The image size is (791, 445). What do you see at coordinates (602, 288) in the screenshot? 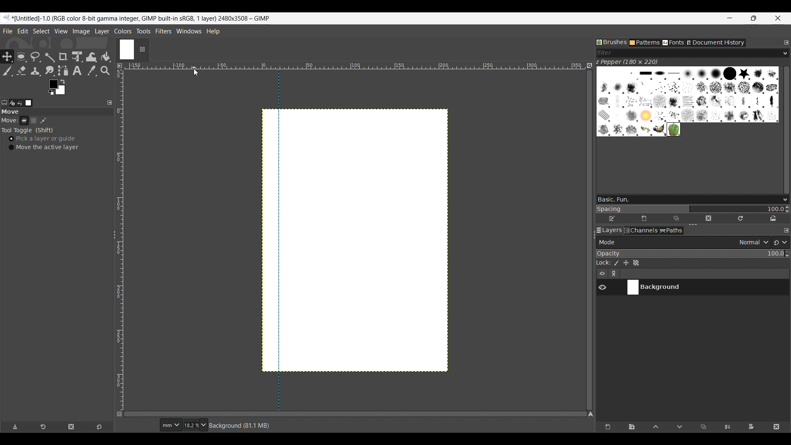
I see `Show/Hide layer` at bounding box center [602, 288].